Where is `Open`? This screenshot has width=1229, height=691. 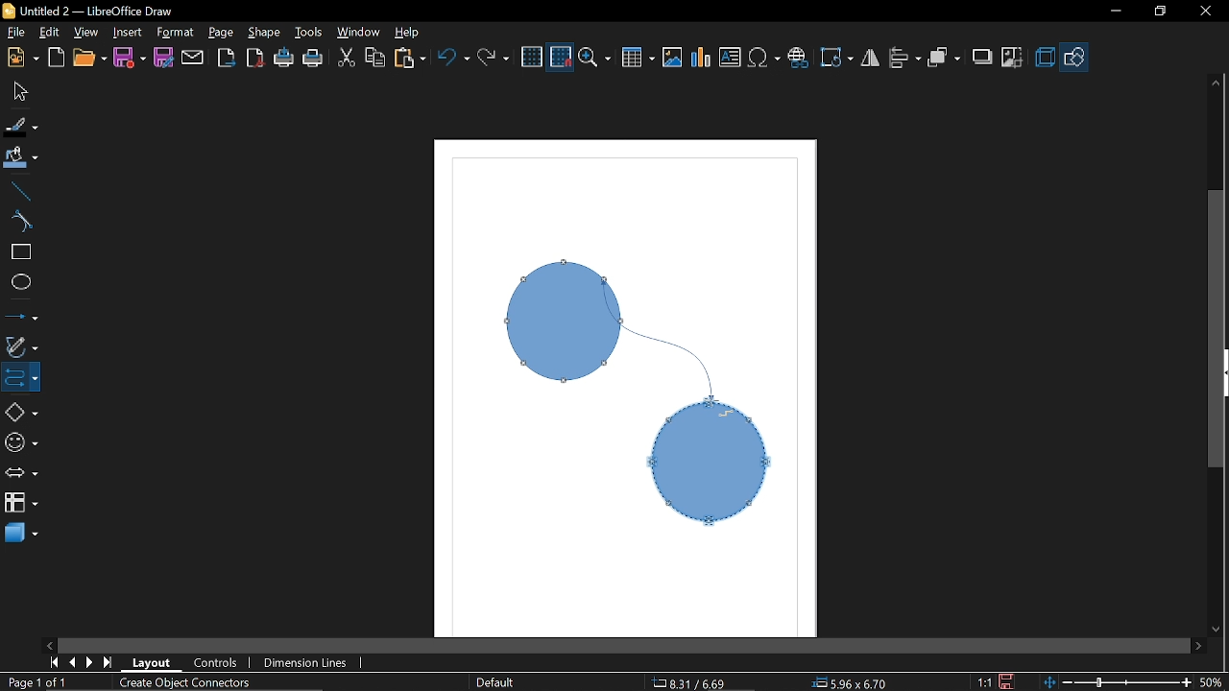
Open is located at coordinates (89, 58).